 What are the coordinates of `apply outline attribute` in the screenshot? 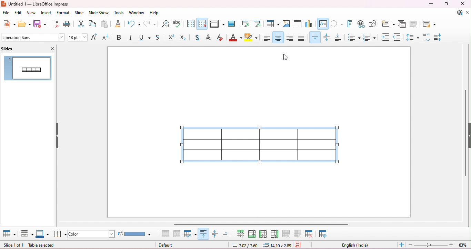 It's located at (208, 37).